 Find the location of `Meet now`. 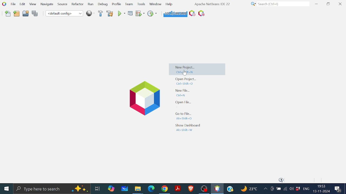

Meet now is located at coordinates (272, 189).